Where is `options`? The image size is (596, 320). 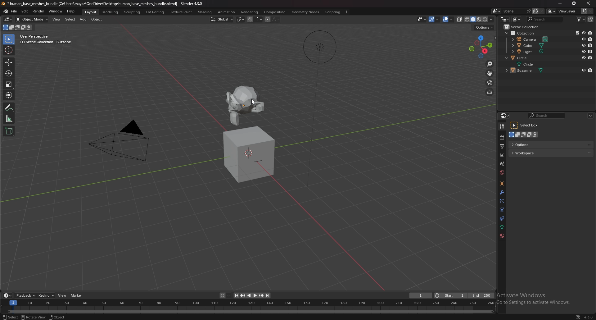 options is located at coordinates (591, 115).